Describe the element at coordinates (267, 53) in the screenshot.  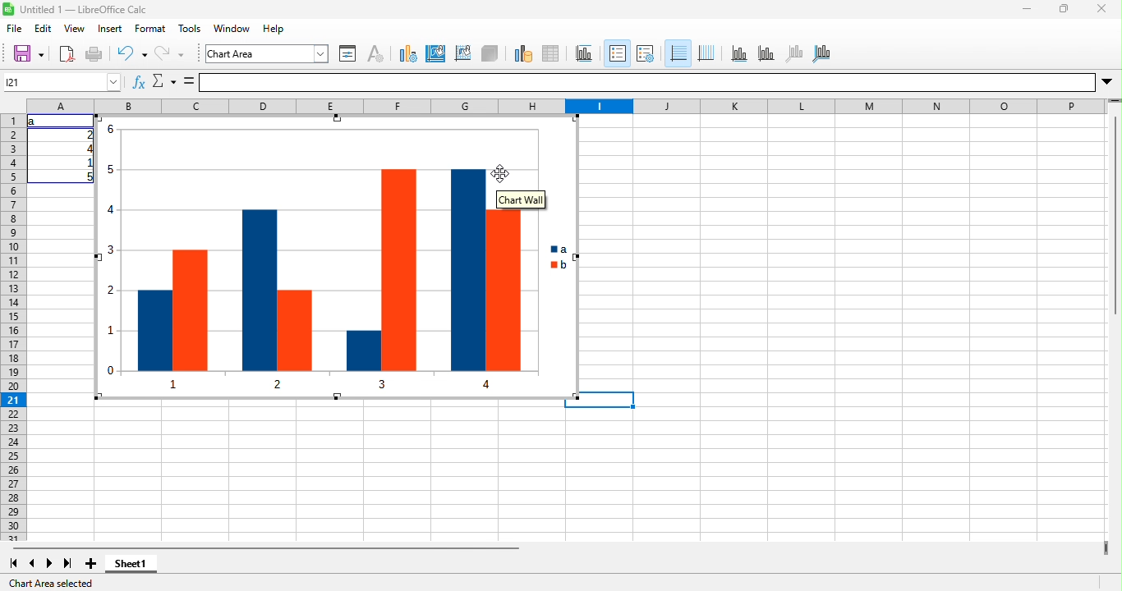
I see `chart area` at that location.